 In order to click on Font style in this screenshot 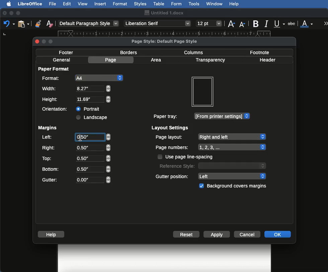, I will do `click(158, 23)`.